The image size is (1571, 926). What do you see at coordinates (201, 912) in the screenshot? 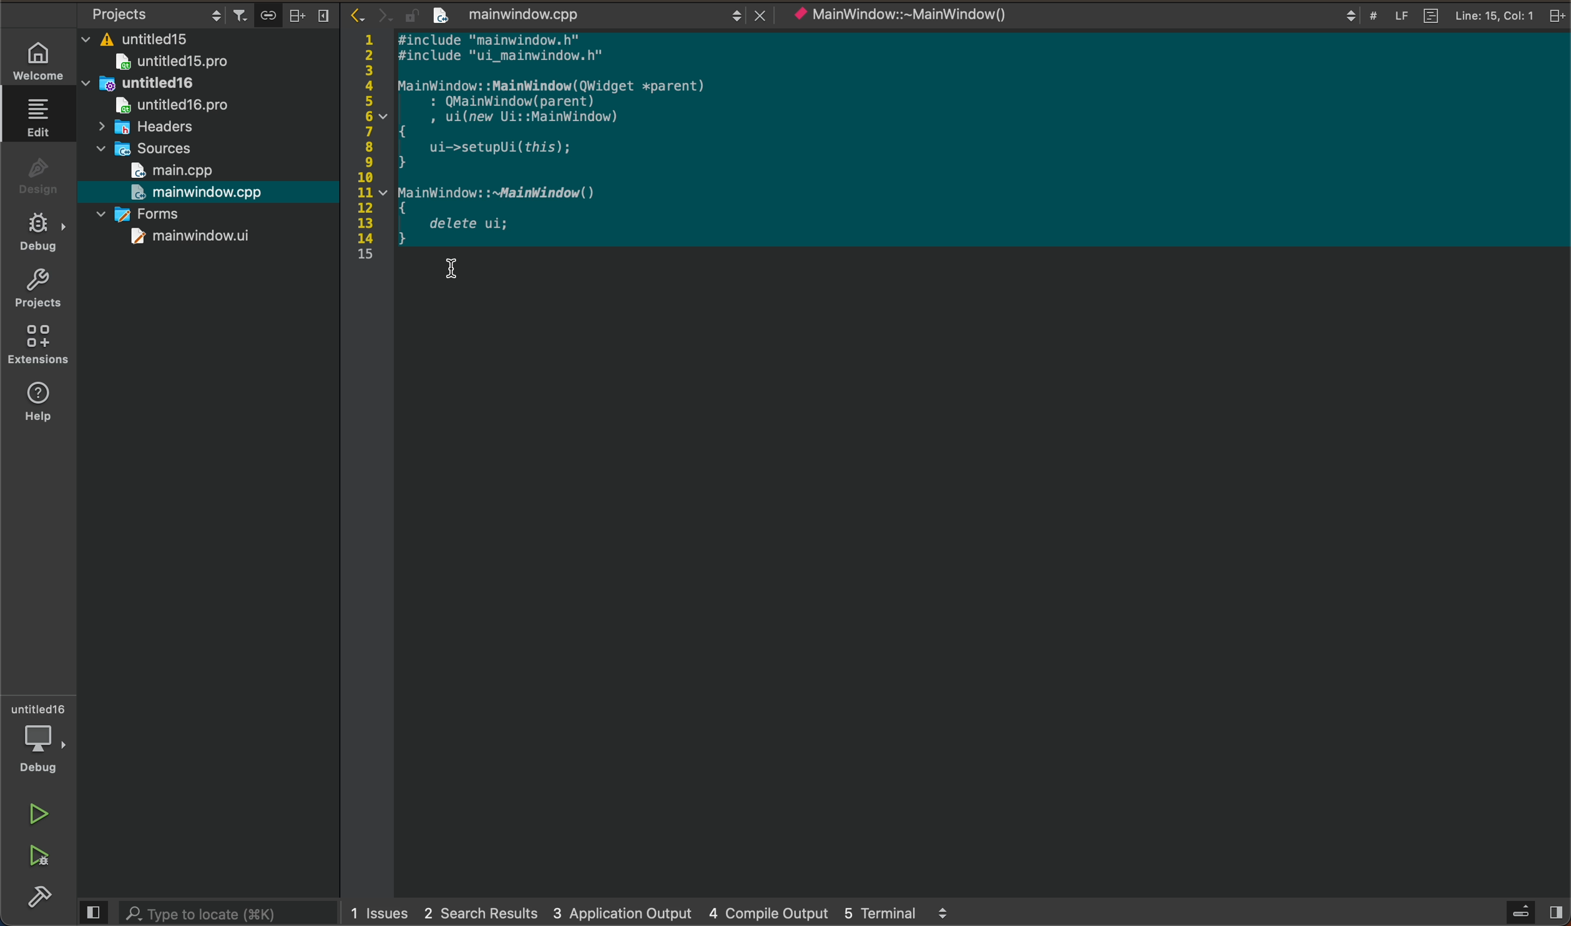
I see `Type to locate` at bounding box center [201, 912].